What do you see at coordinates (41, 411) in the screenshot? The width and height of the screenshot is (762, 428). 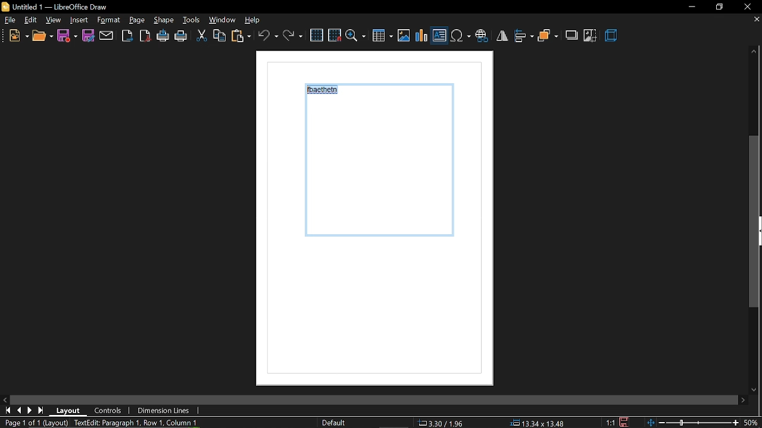 I see `go to last page` at bounding box center [41, 411].